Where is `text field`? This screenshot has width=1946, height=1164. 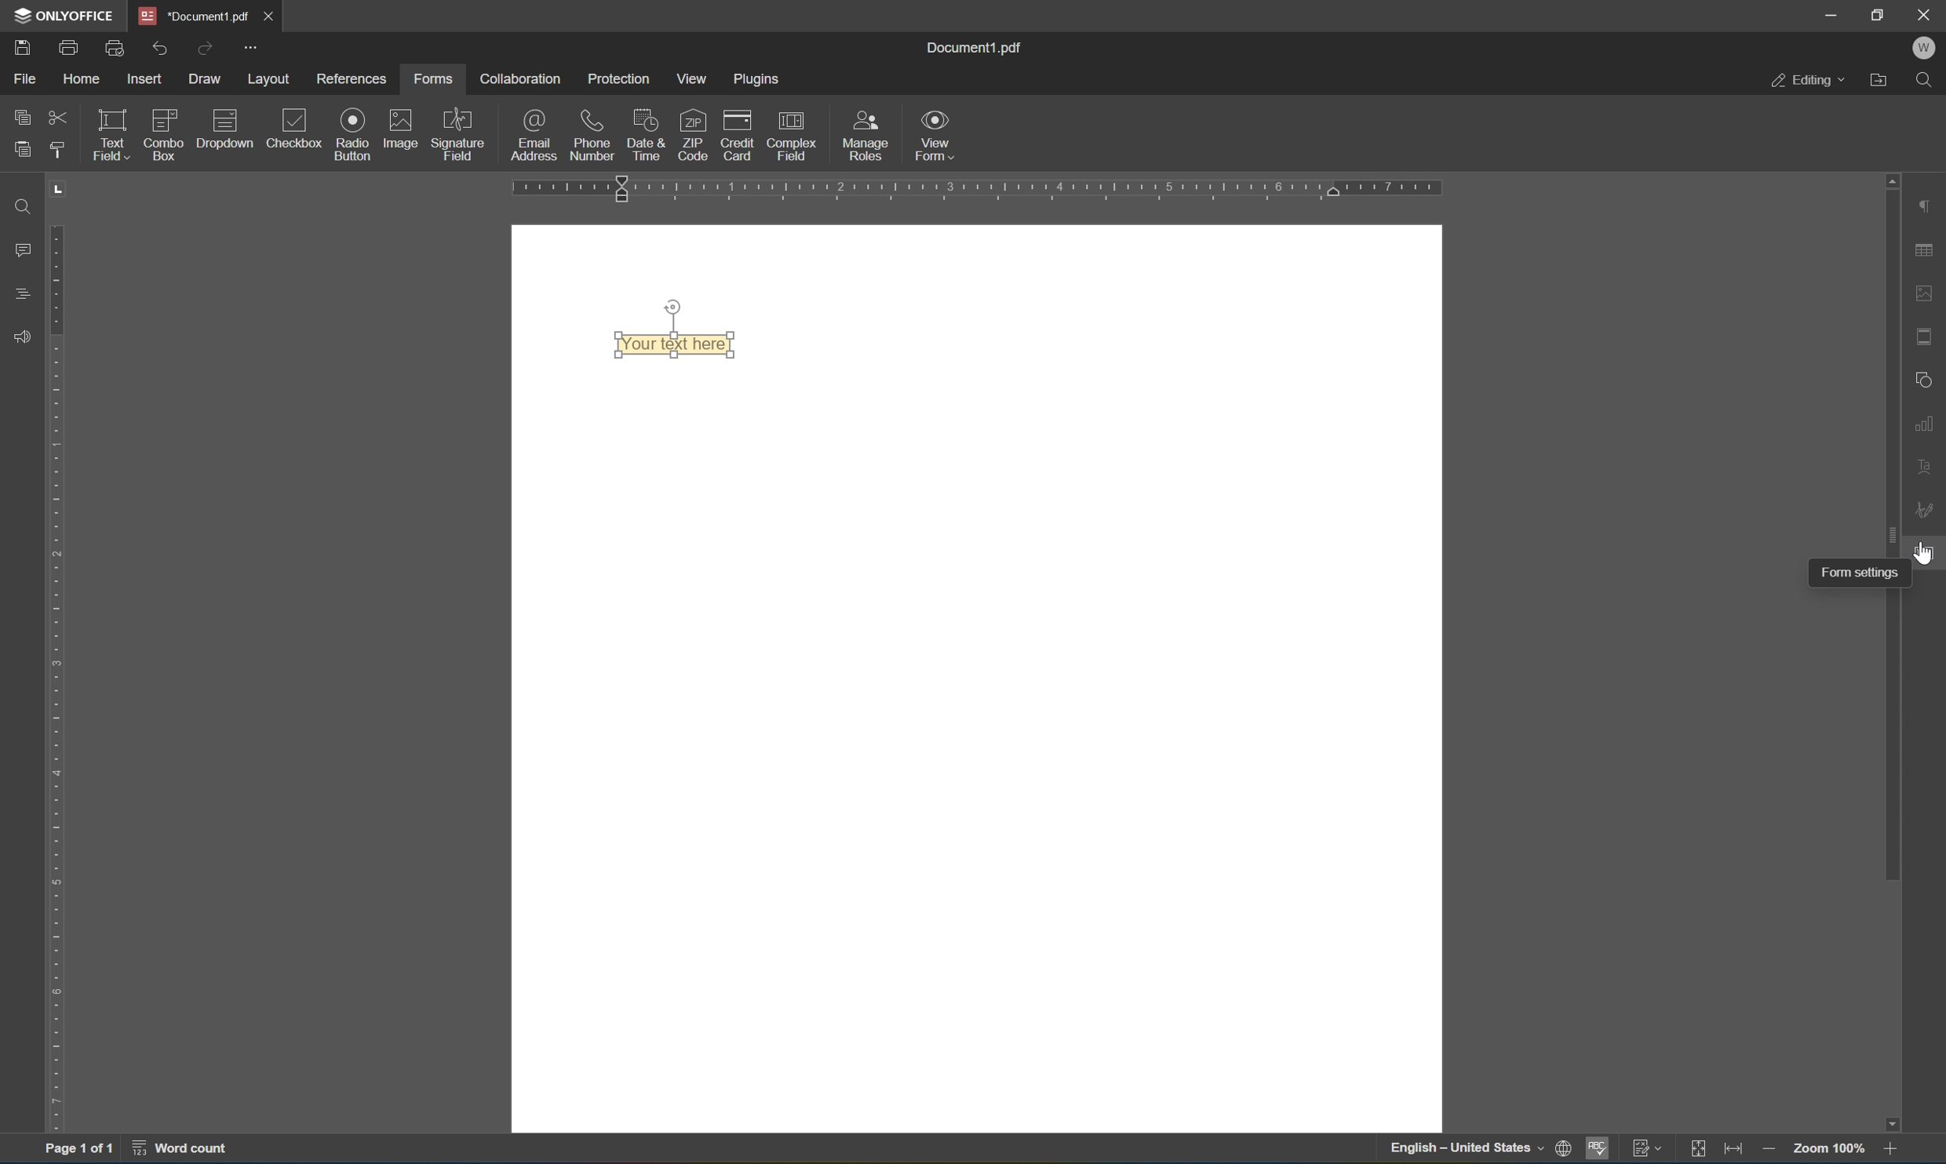 text field is located at coordinates (109, 133).